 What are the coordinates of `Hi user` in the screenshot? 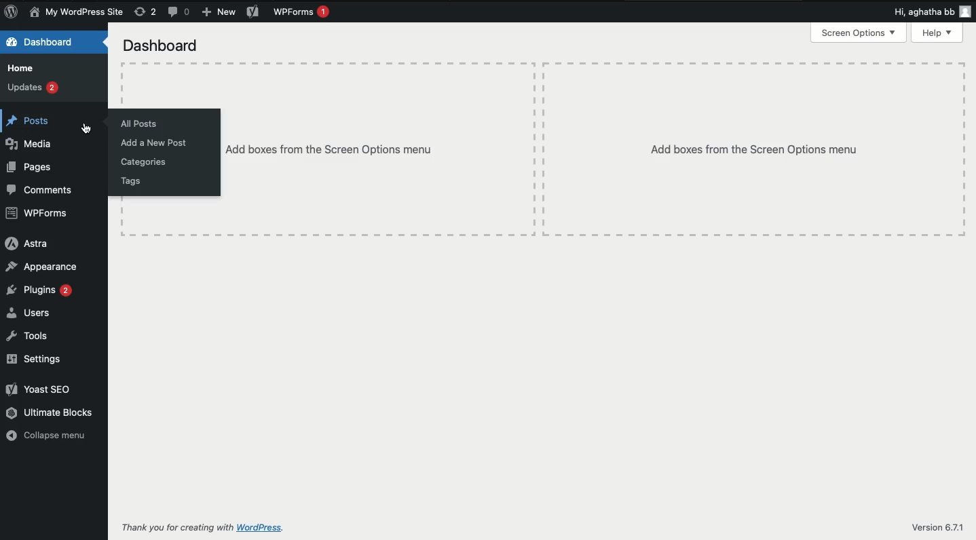 It's located at (930, 12).